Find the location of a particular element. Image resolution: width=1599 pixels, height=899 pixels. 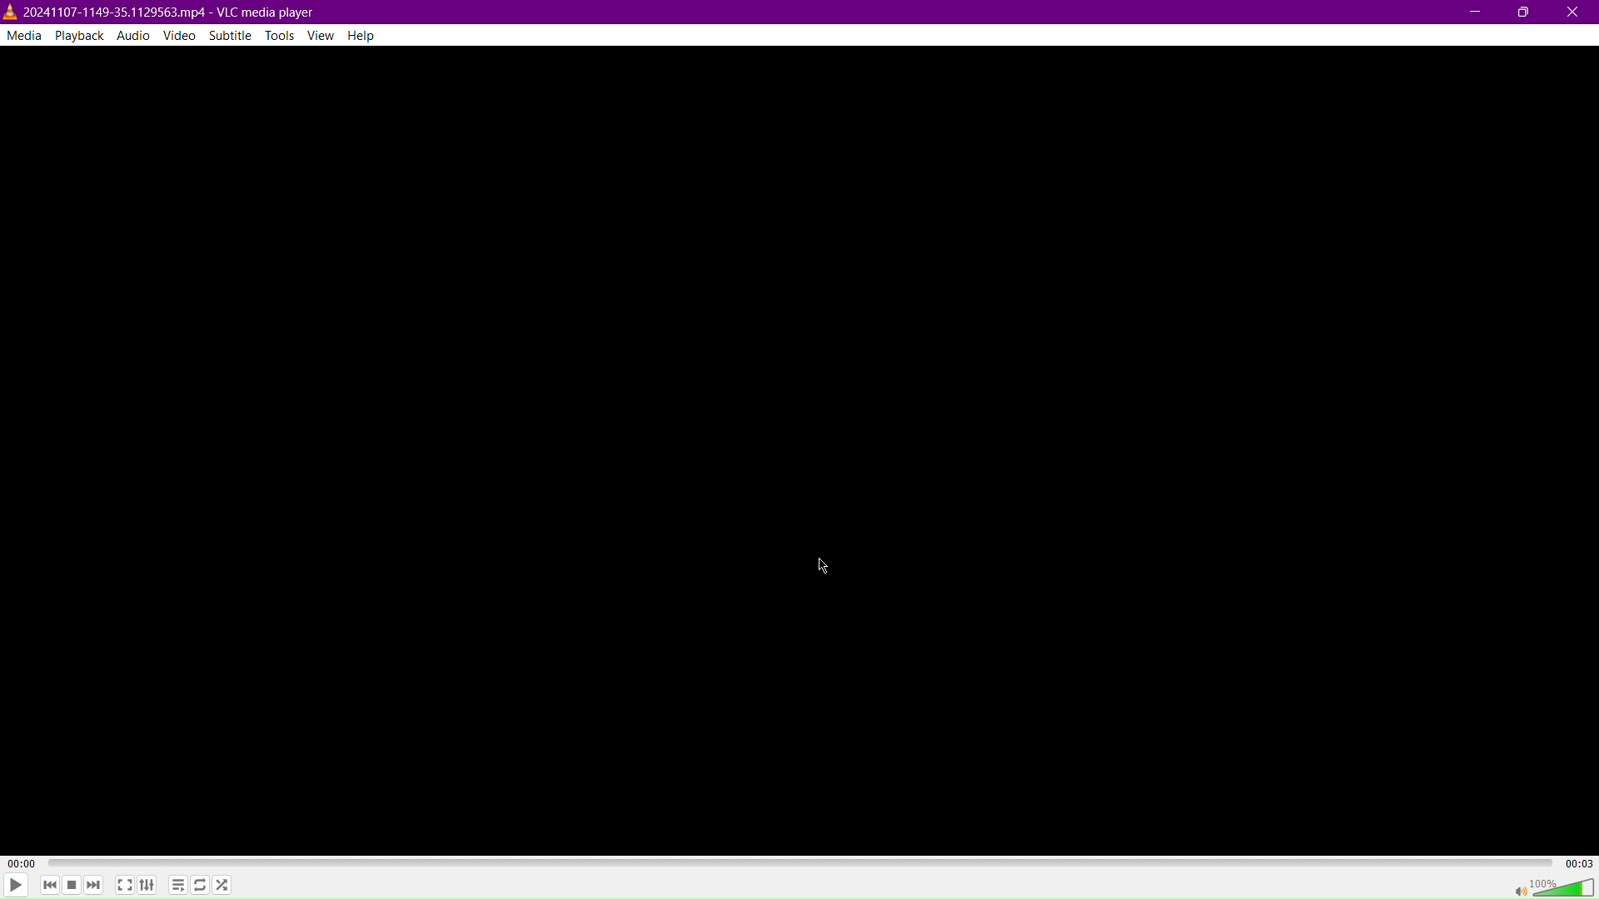

Playback is located at coordinates (77, 35).